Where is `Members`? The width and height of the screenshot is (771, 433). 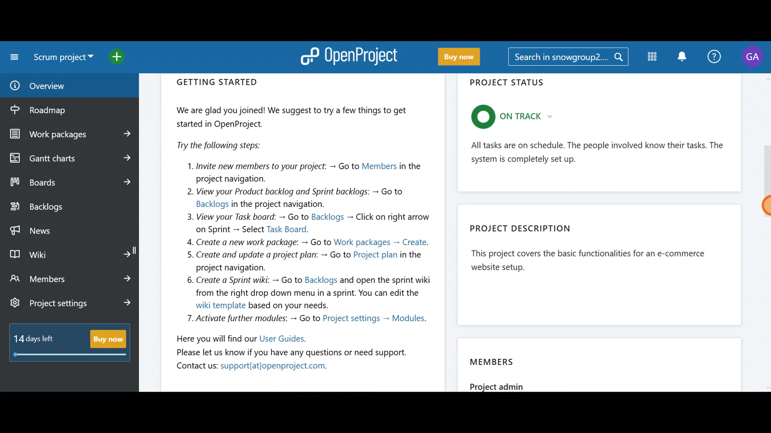
Members is located at coordinates (602, 362).